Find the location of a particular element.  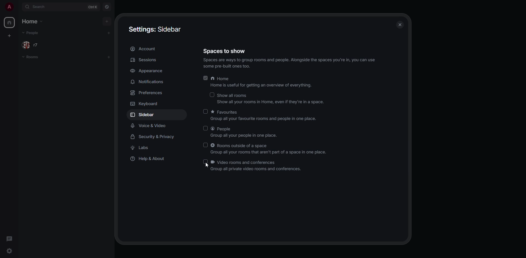

close is located at coordinates (400, 24).